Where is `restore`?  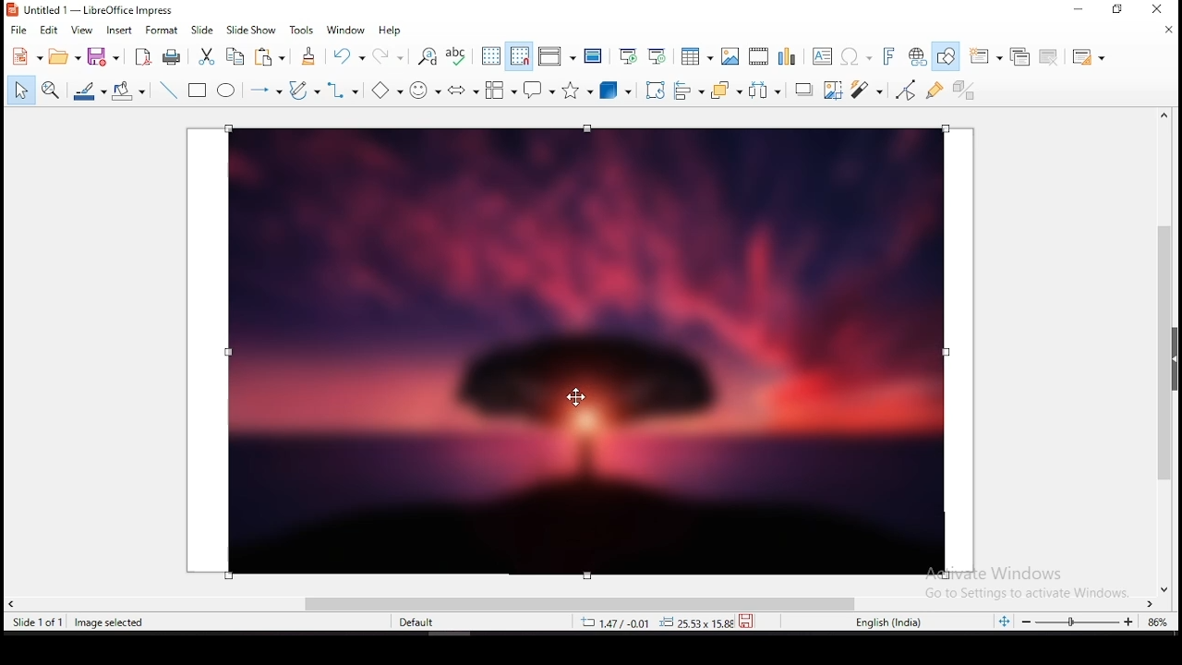 restore is located at coordinates (1119, 11).